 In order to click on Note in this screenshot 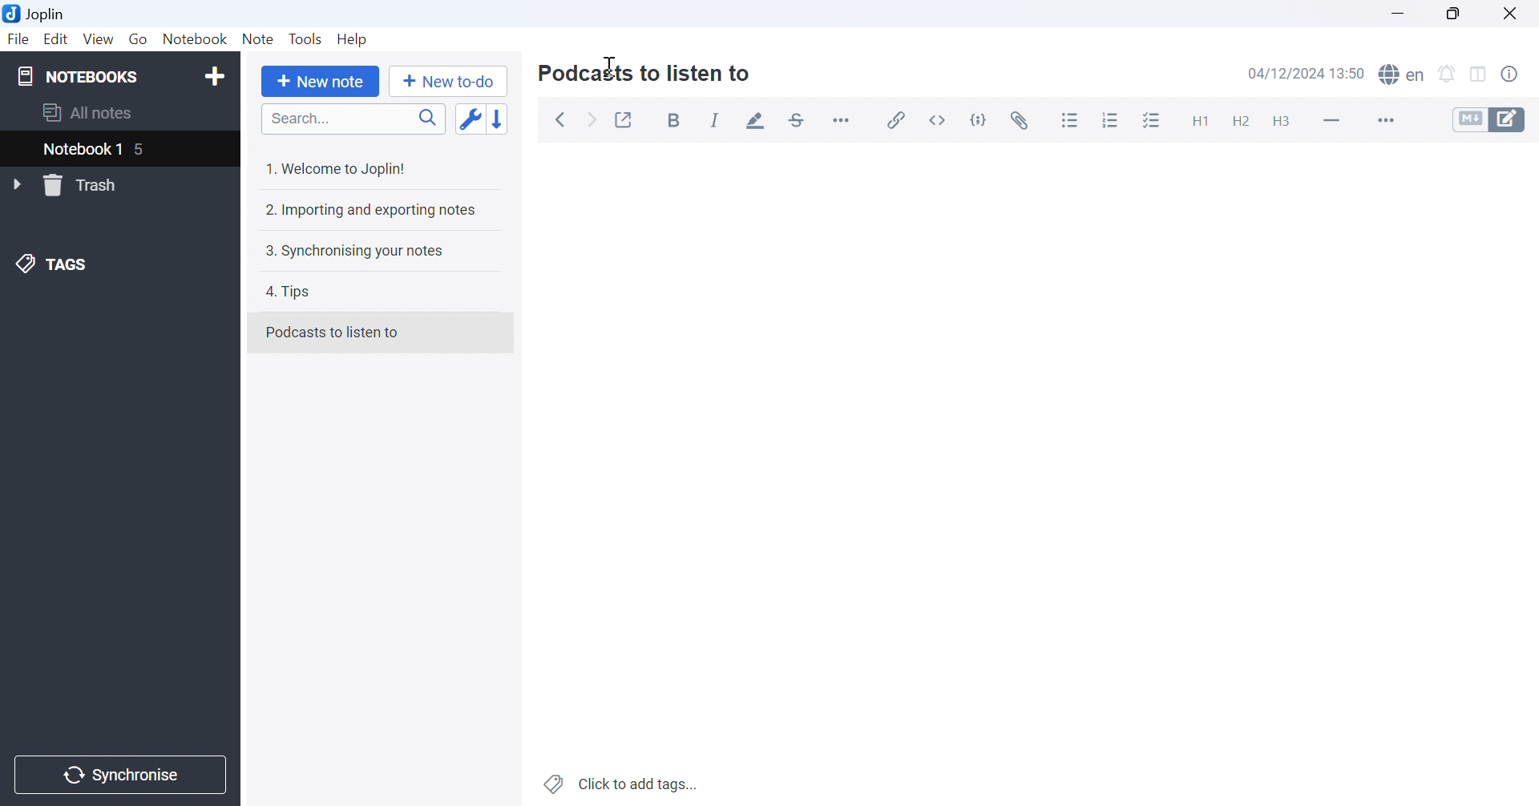, I will do `click(258, 38)`.